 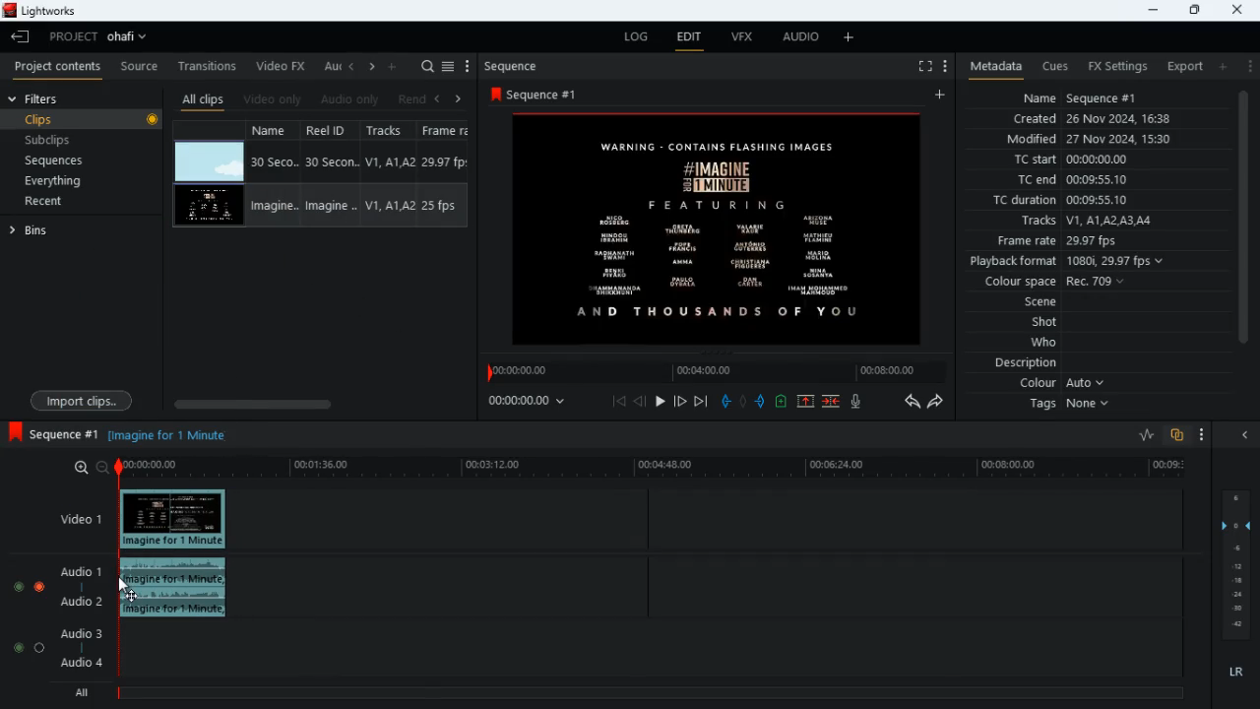 I want to click on audio 4, so click(x=80, y=666).